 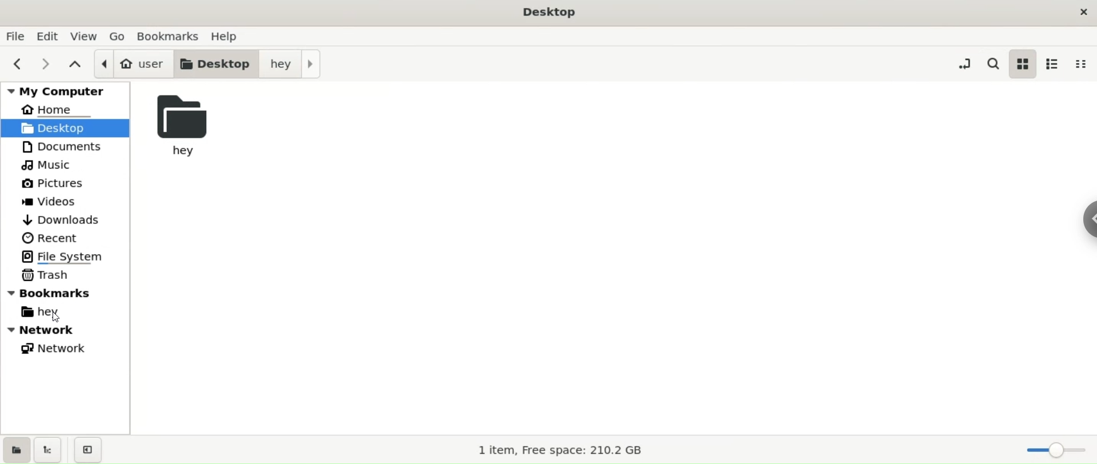 I want to click on desktop, so click(x=70, y=129).